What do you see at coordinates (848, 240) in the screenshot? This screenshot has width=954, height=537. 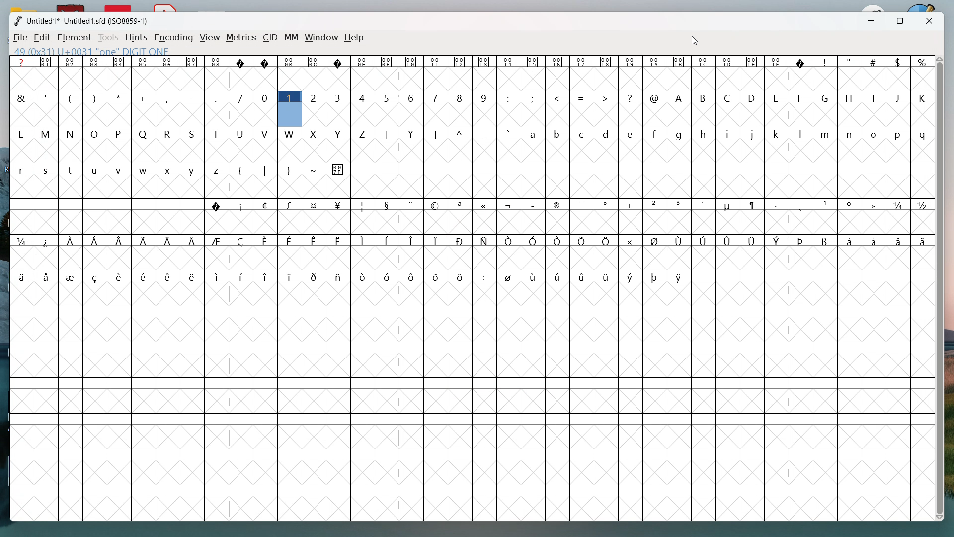 I see `symbol` at bounding box center [848, 240].